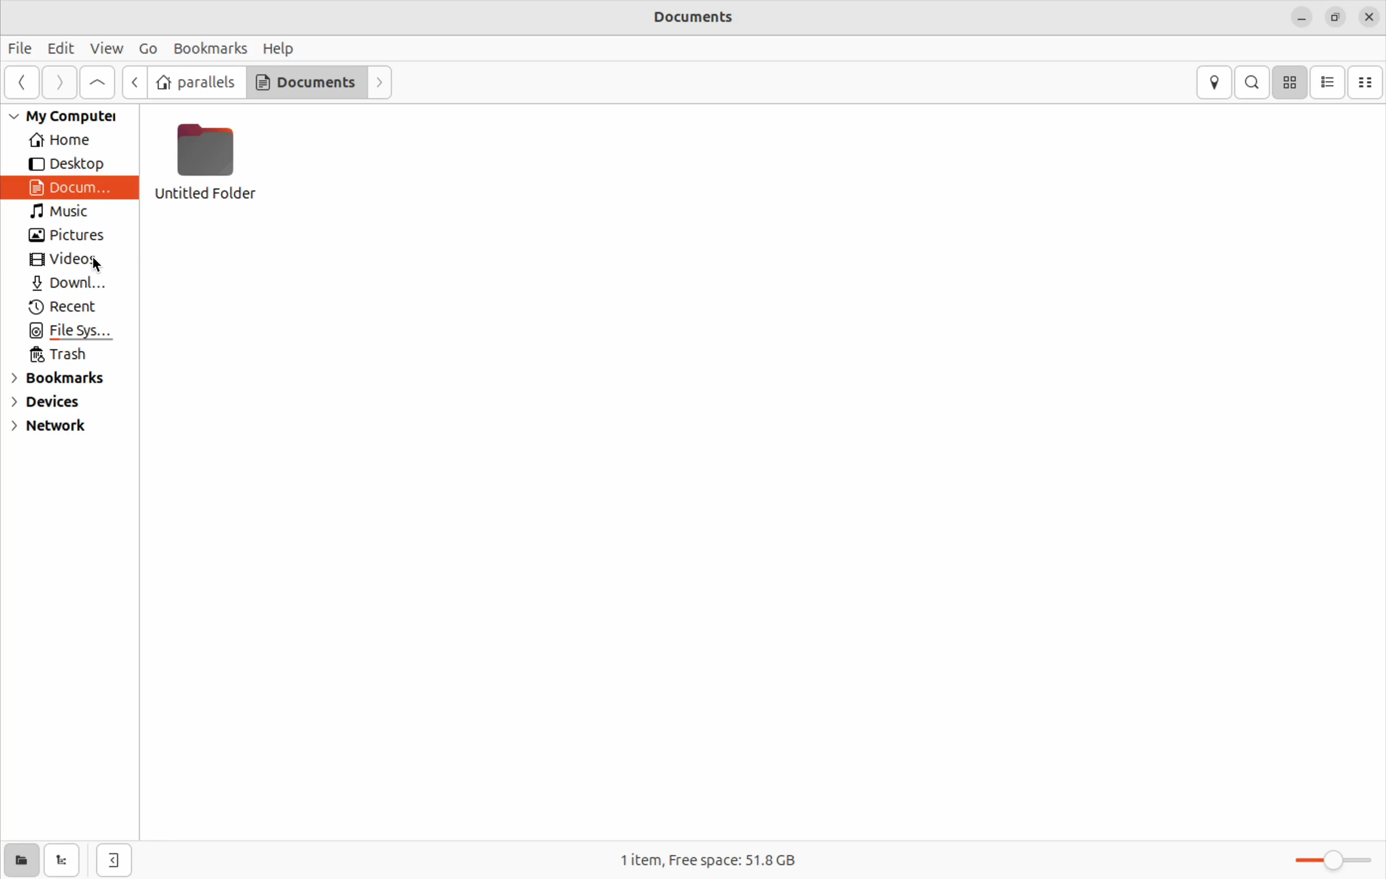  Describe the element at coordinates (209, 163) in the screenshot. I see `untitled folder` at that location.